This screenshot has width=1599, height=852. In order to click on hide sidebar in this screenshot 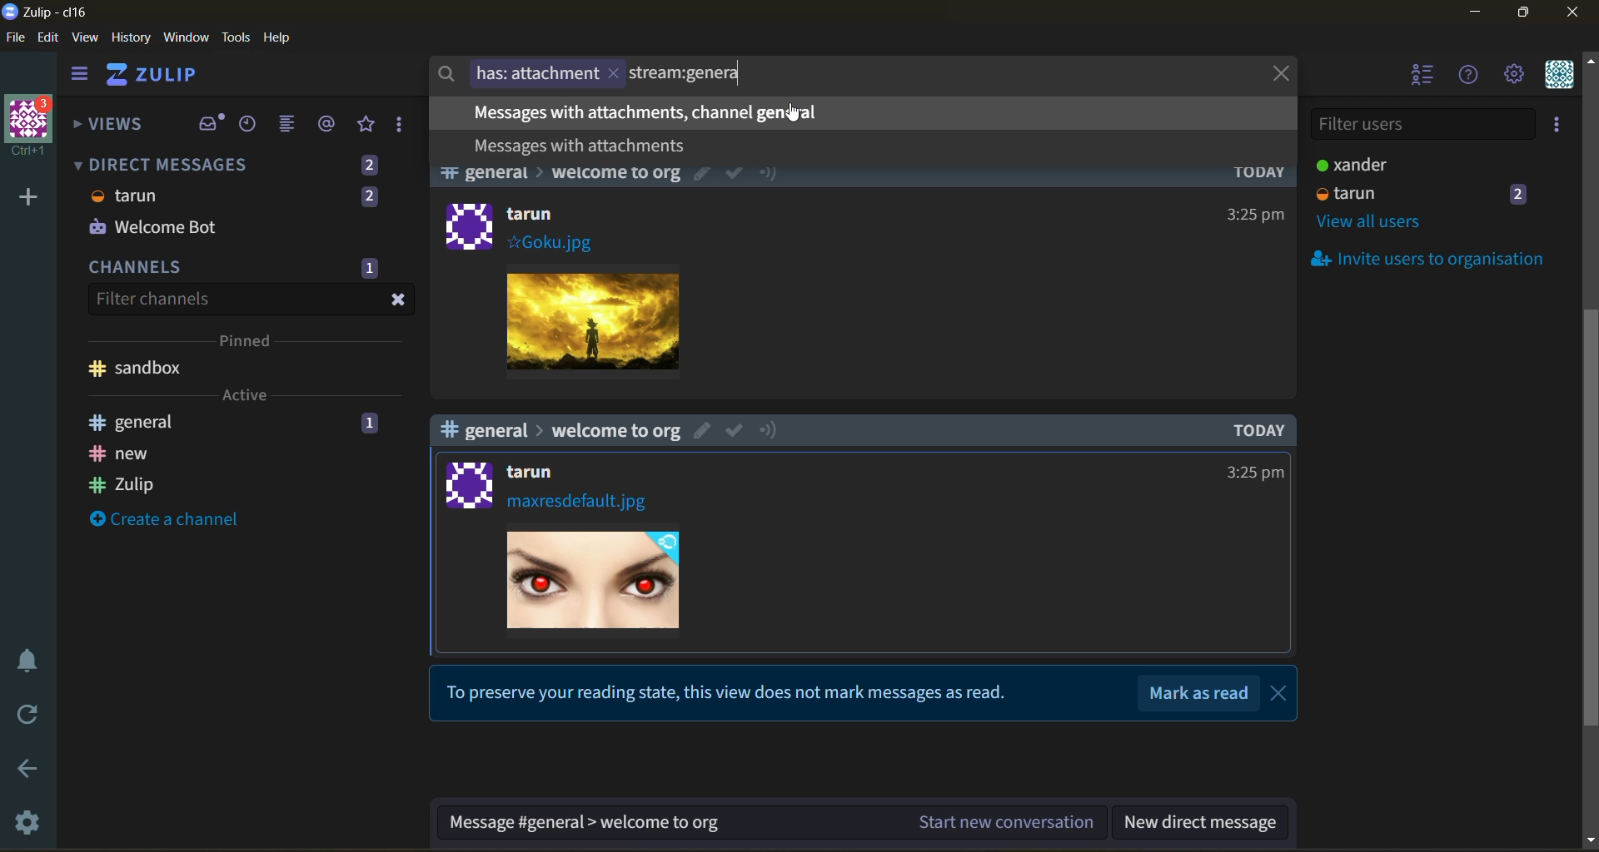, I will do `click(81, 76)`.